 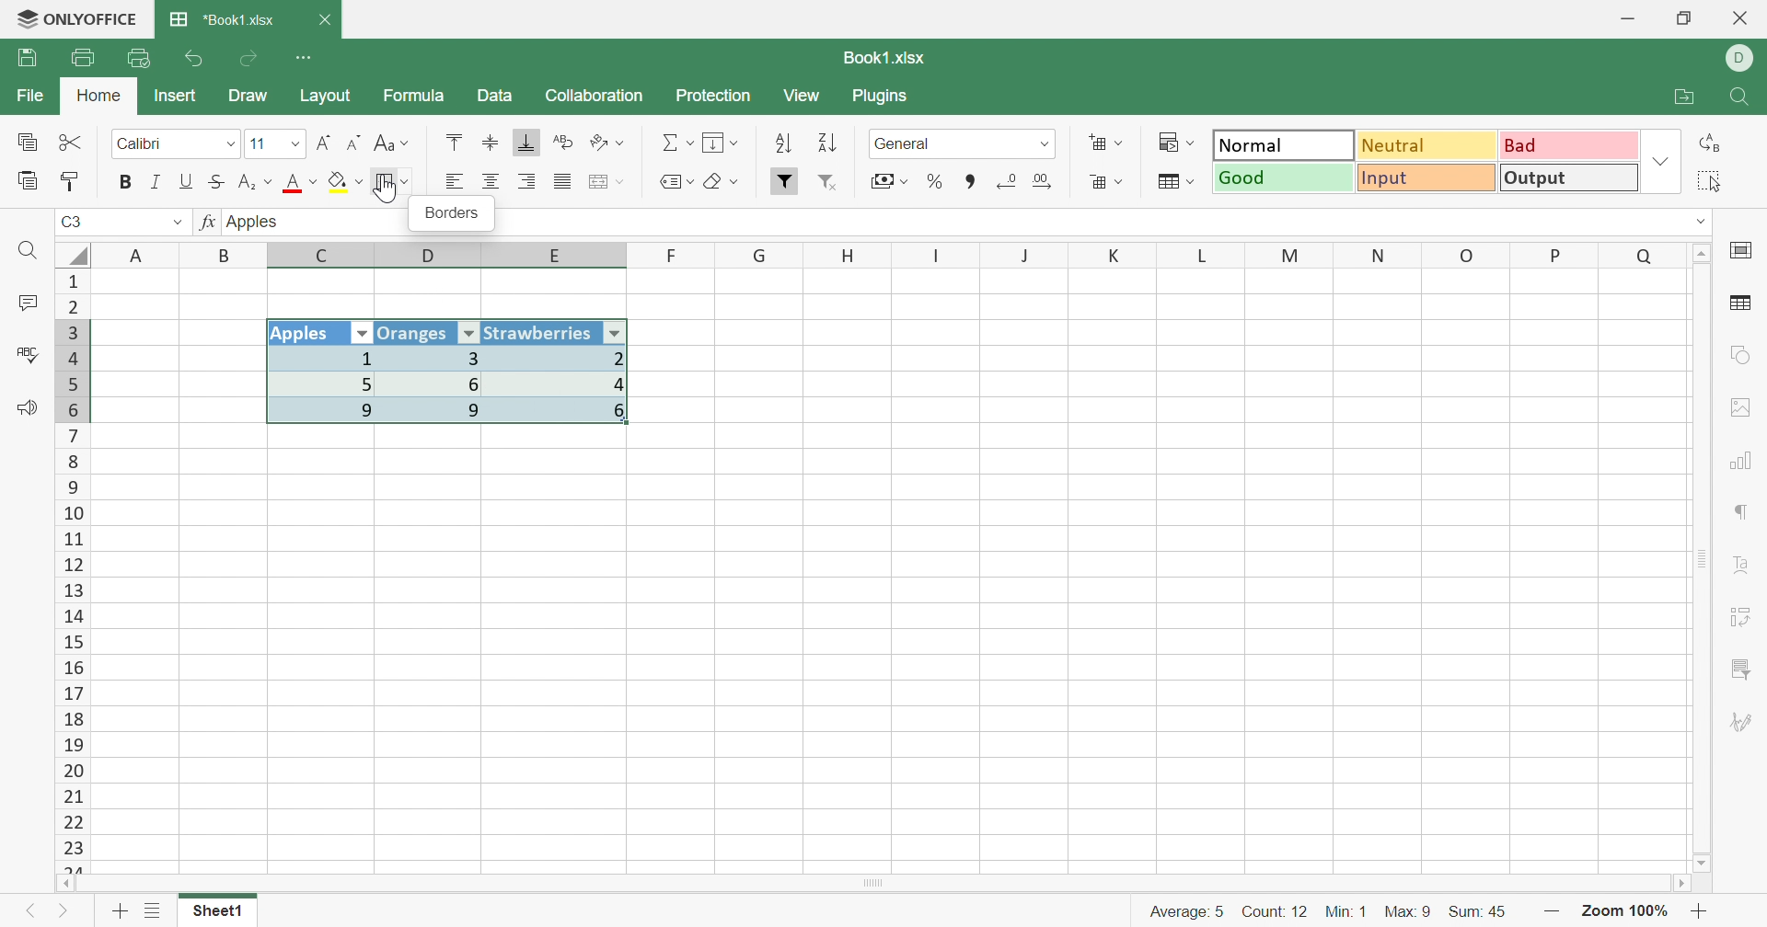 I want to click on Drop Down, so click(x=292, y=146).